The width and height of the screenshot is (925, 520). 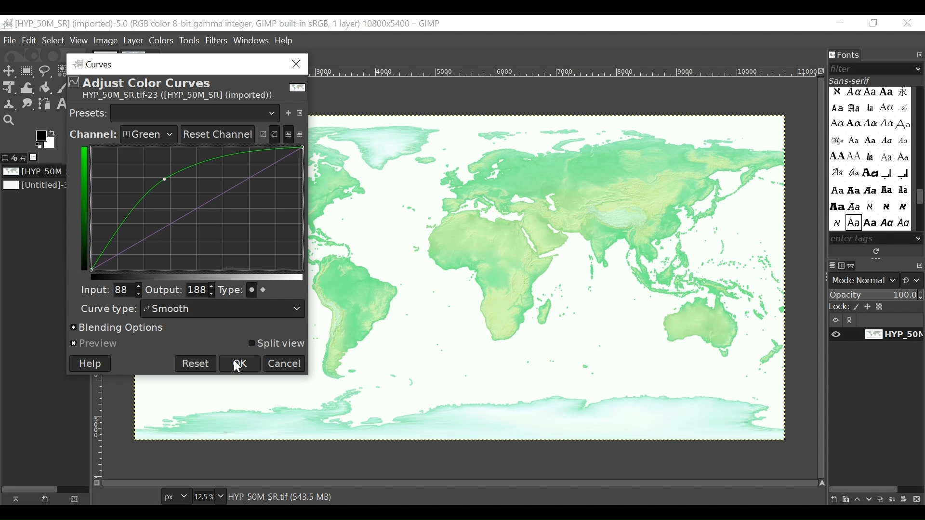 I want to click on Close, so click(x=908, y=24).